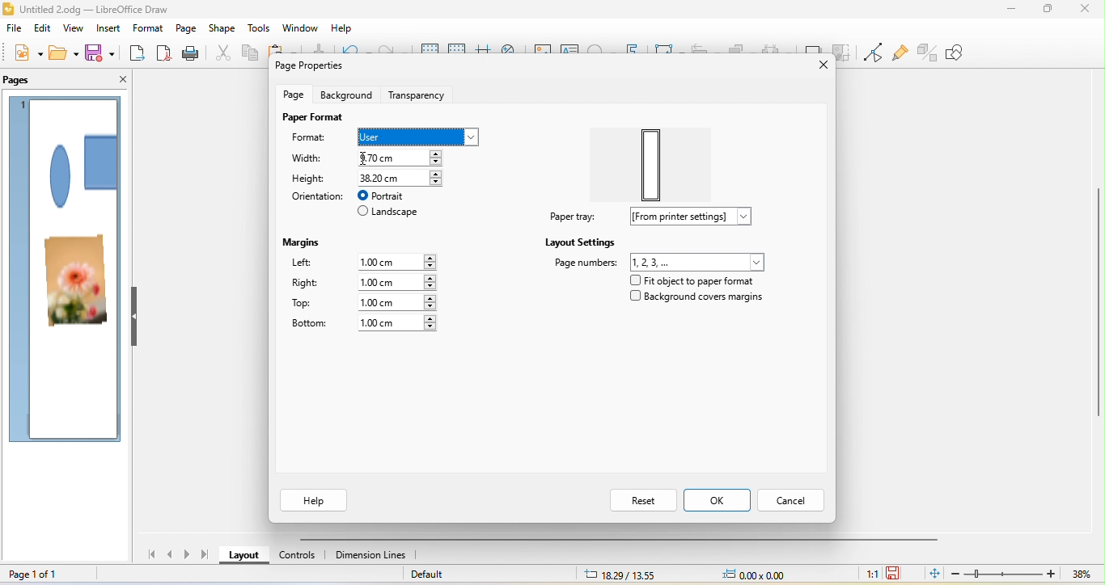  I want to click on background covers margins, so click(702, 300).